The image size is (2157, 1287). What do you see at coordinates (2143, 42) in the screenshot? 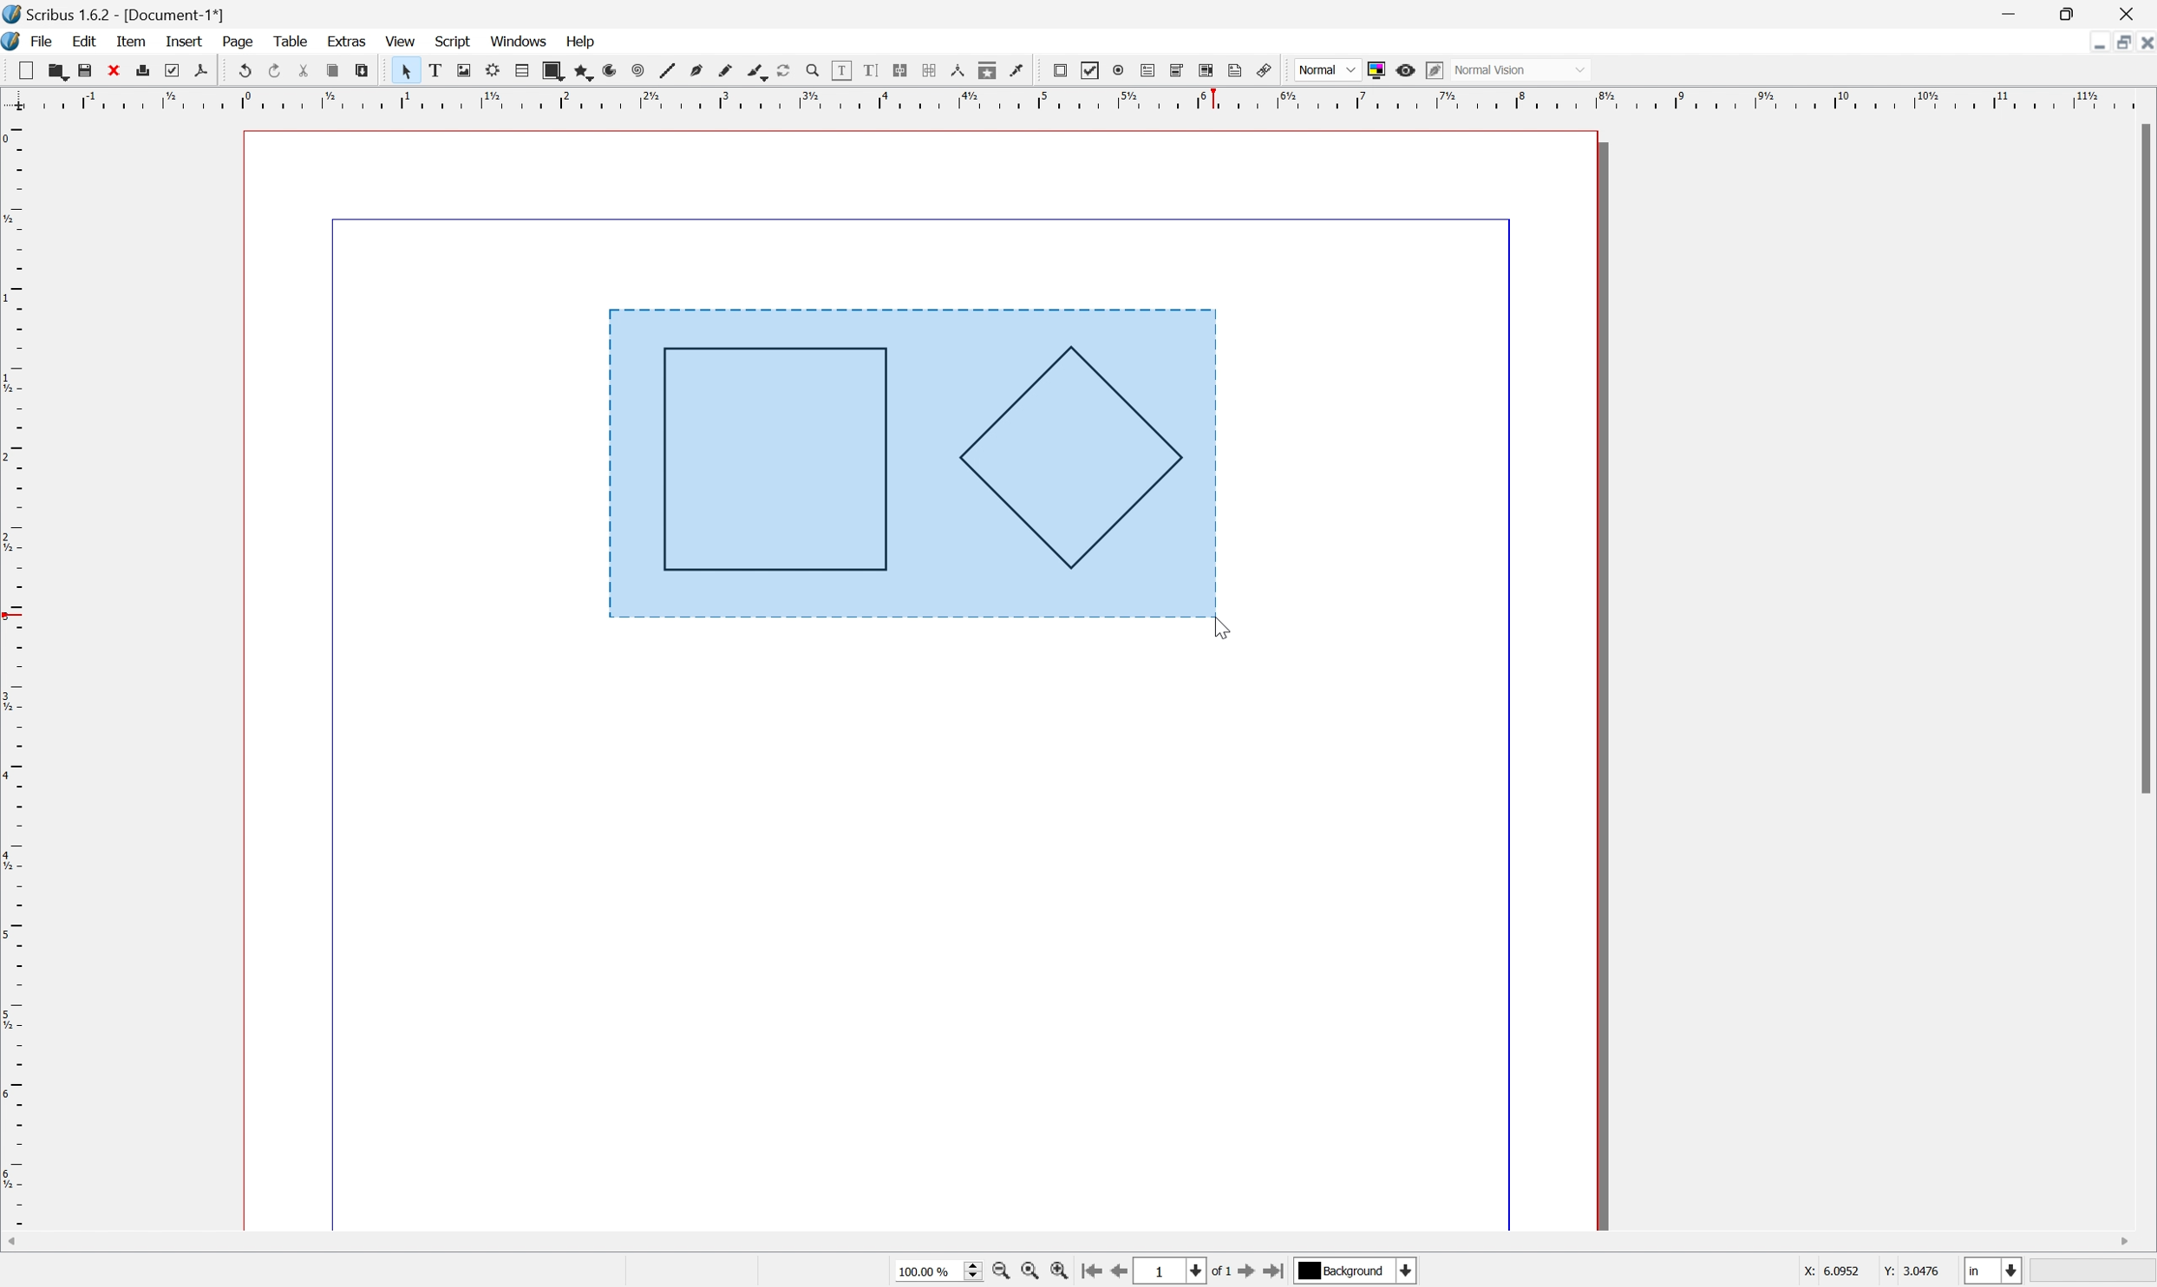
I see `Close` at bounding box center [2143, 42].